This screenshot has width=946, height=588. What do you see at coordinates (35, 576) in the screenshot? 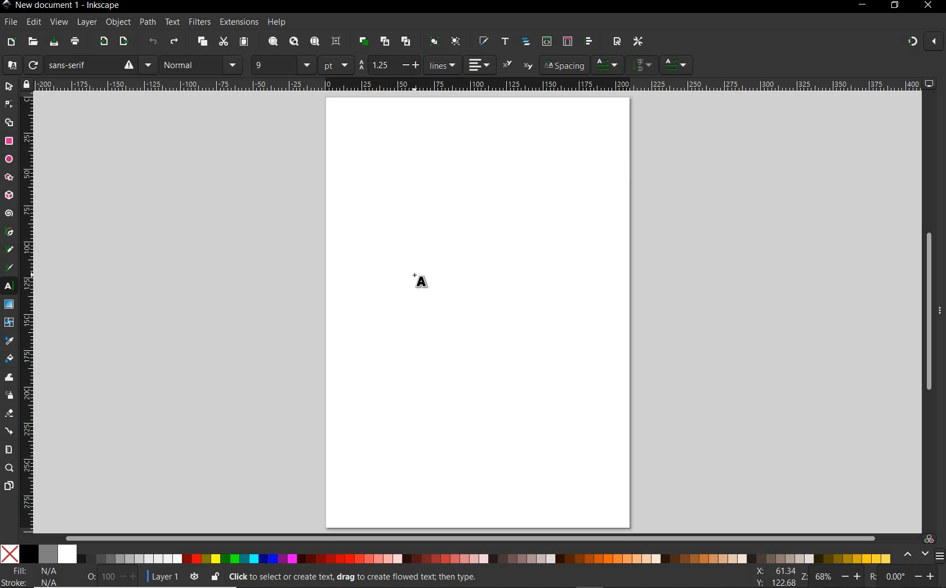
I see `Fill and Stroke` at bounding box center [35, 576].